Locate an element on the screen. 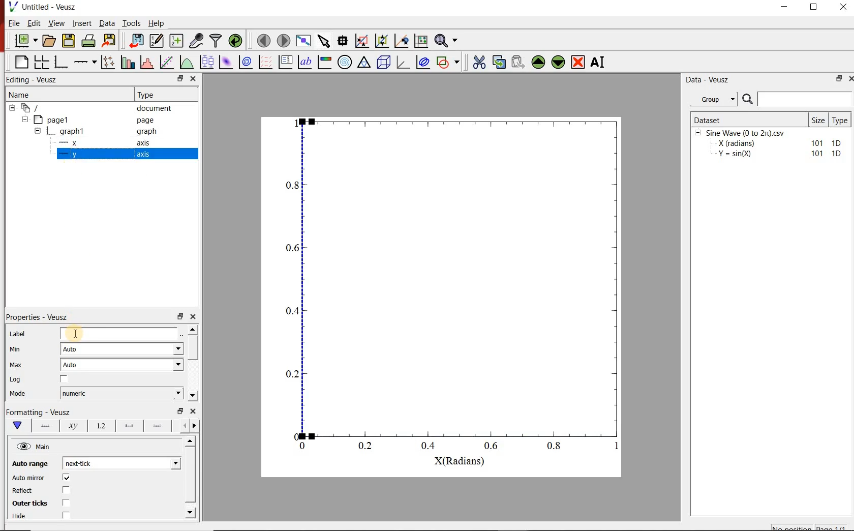 Image resolution: width=854 pixels, height=531 pixels. zoom functions menu is located at coordinates (447, 39).